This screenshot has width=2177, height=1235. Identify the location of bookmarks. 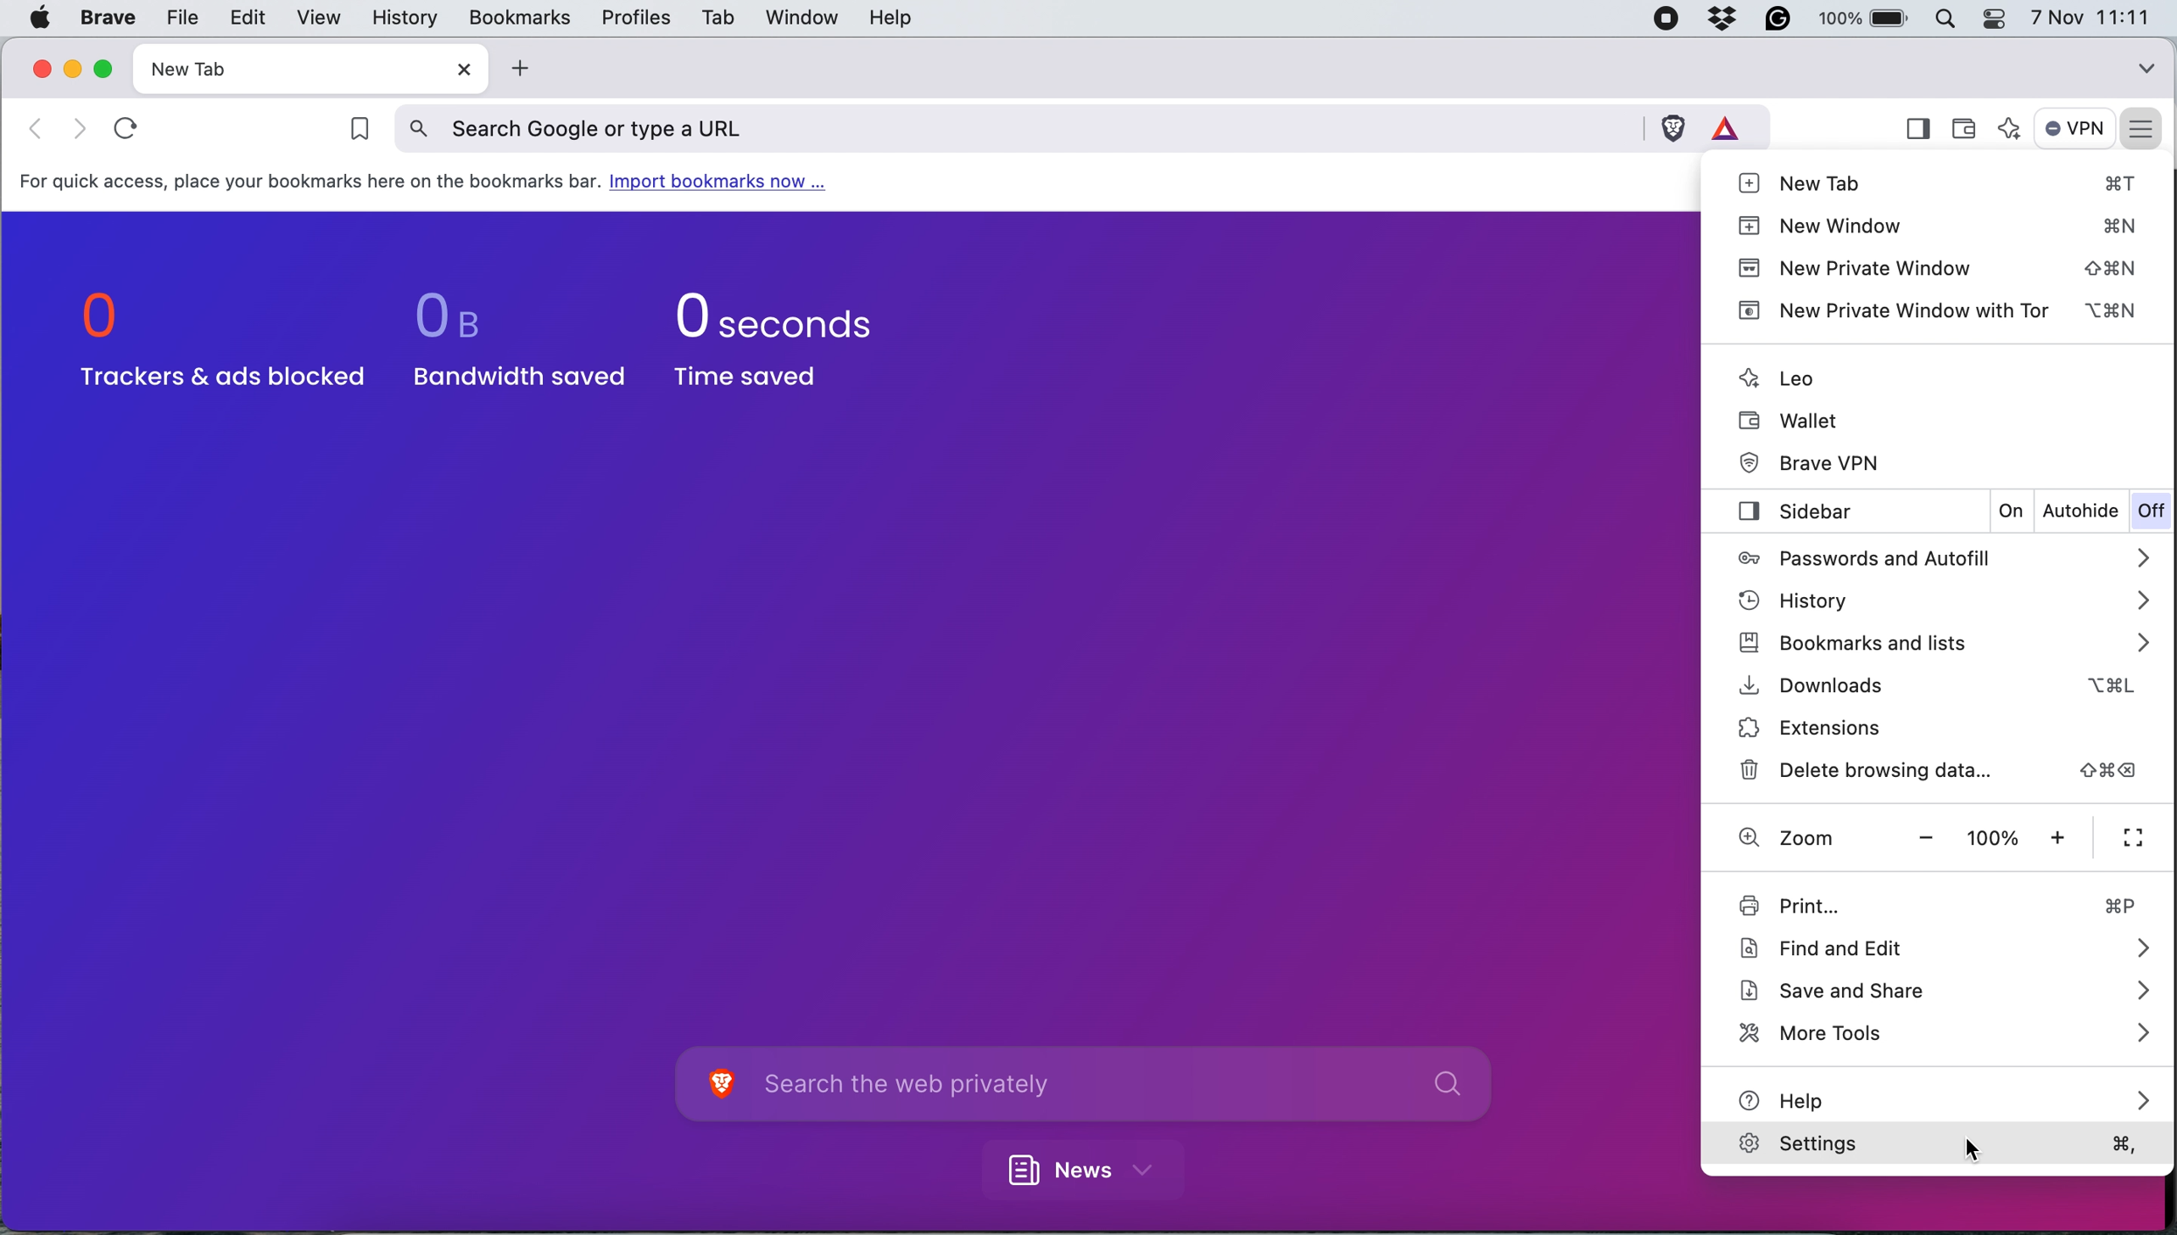
(518, 16).